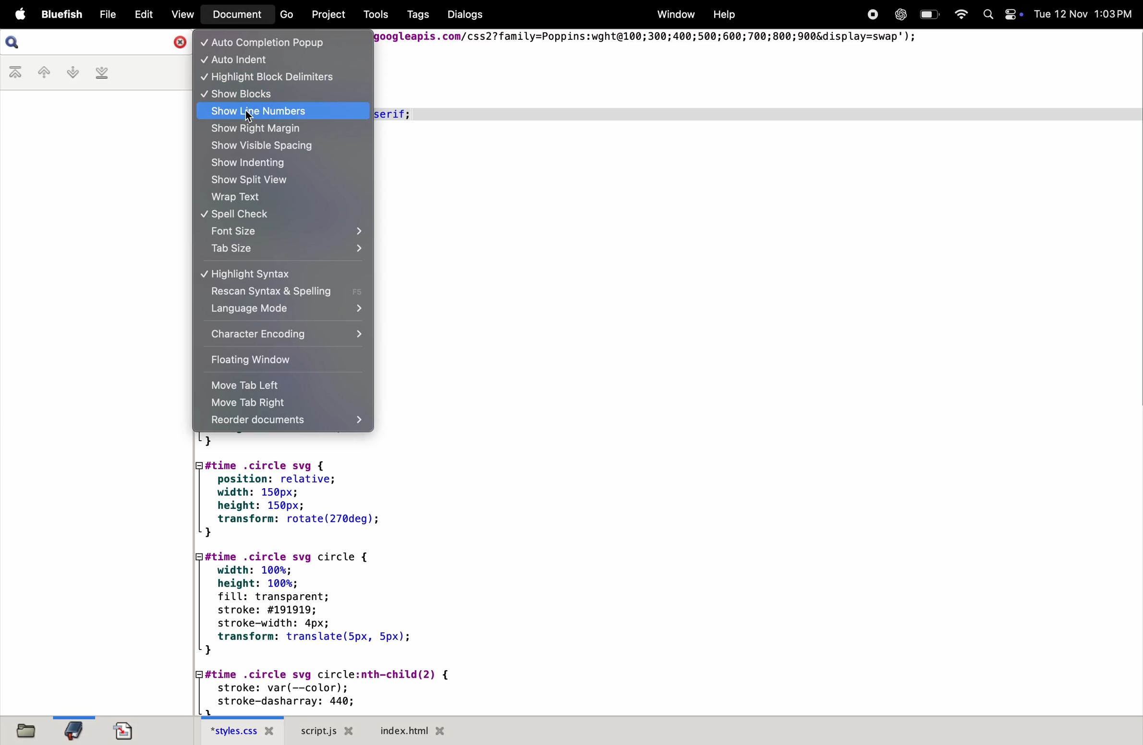 The image size is (1143, 745). Describe the element at coordinates (464, 15) in the screenshot. I see `Dialogs` at that location.